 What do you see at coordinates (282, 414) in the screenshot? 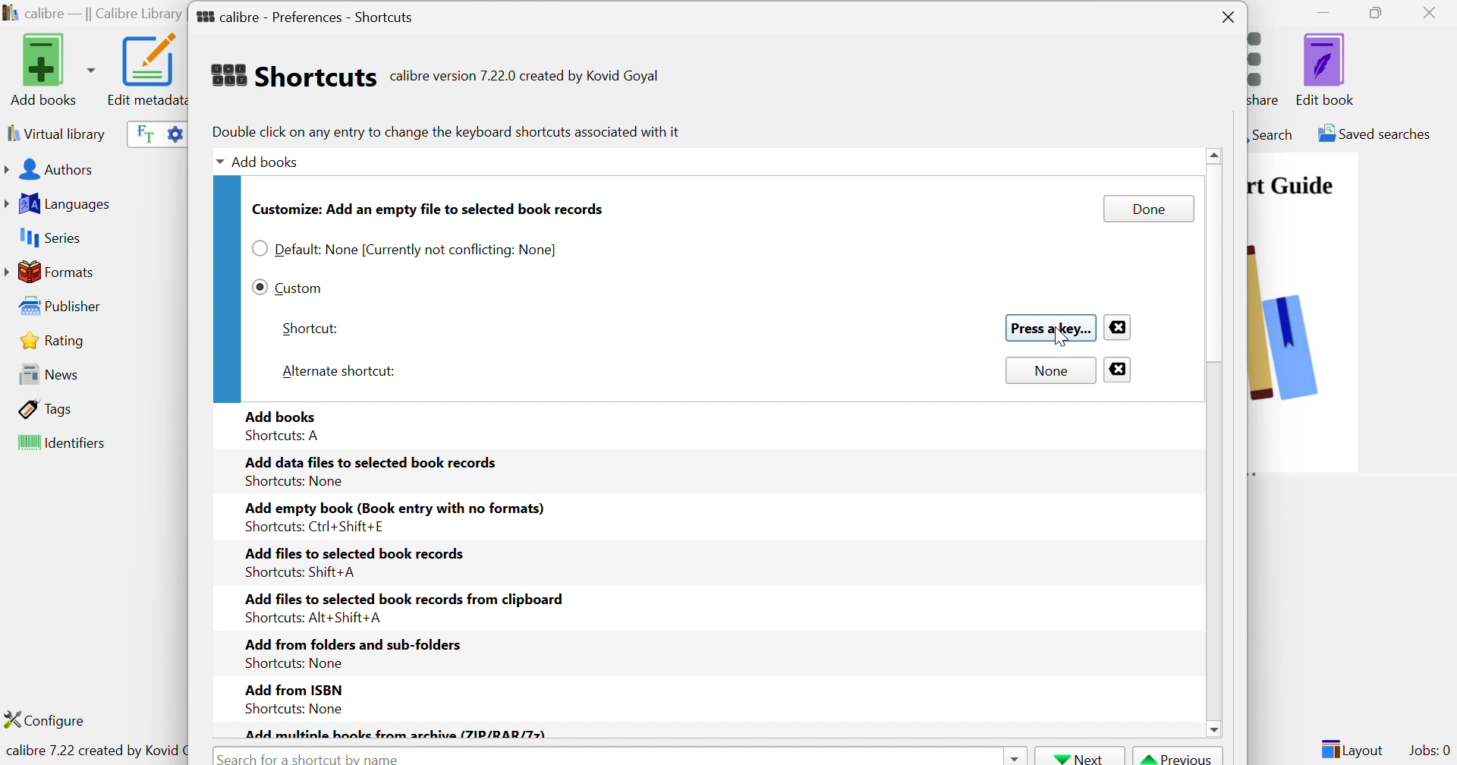
I see `Add books` at bounding box center [282, 414].